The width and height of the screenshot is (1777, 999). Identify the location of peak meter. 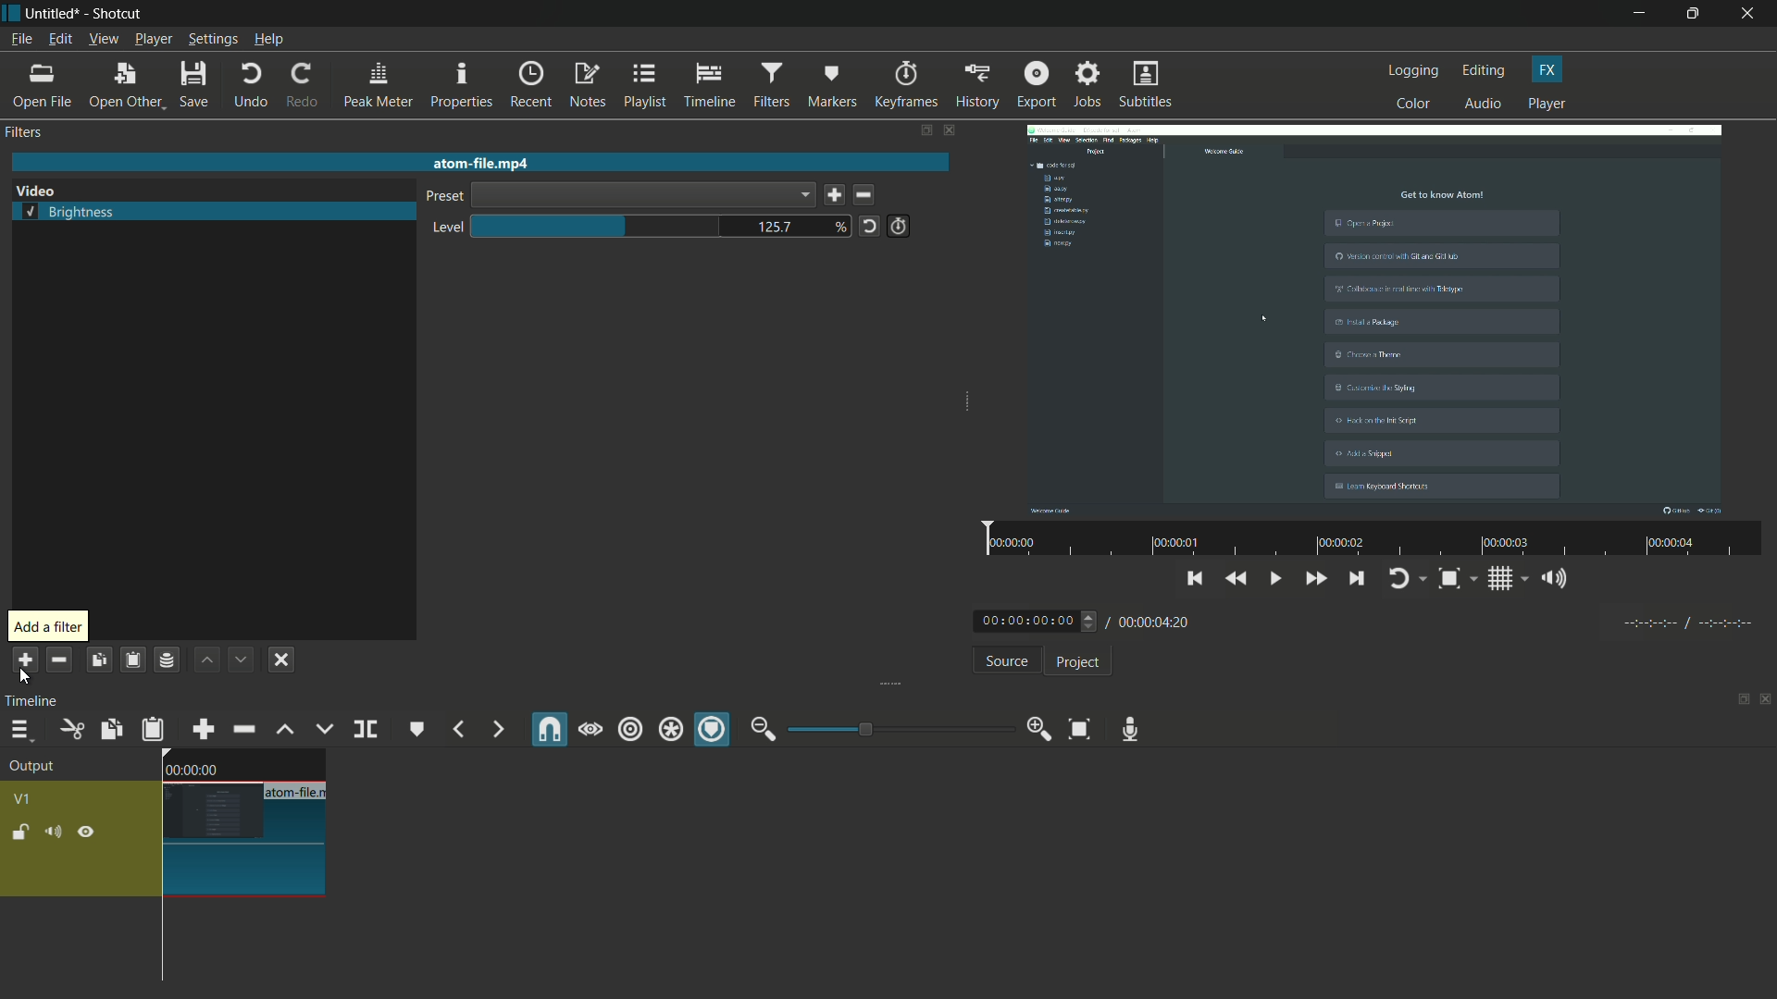
(378, 85).